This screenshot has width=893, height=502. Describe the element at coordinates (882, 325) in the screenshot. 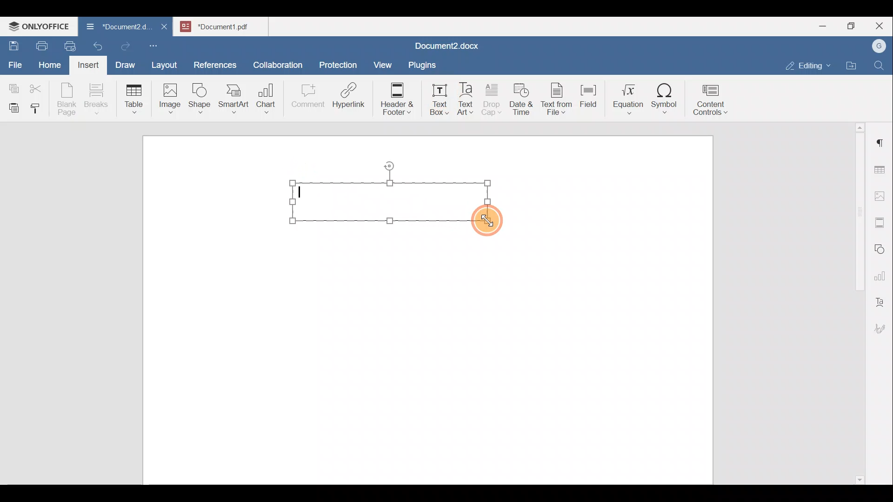

I see `Signature settings` at that location.